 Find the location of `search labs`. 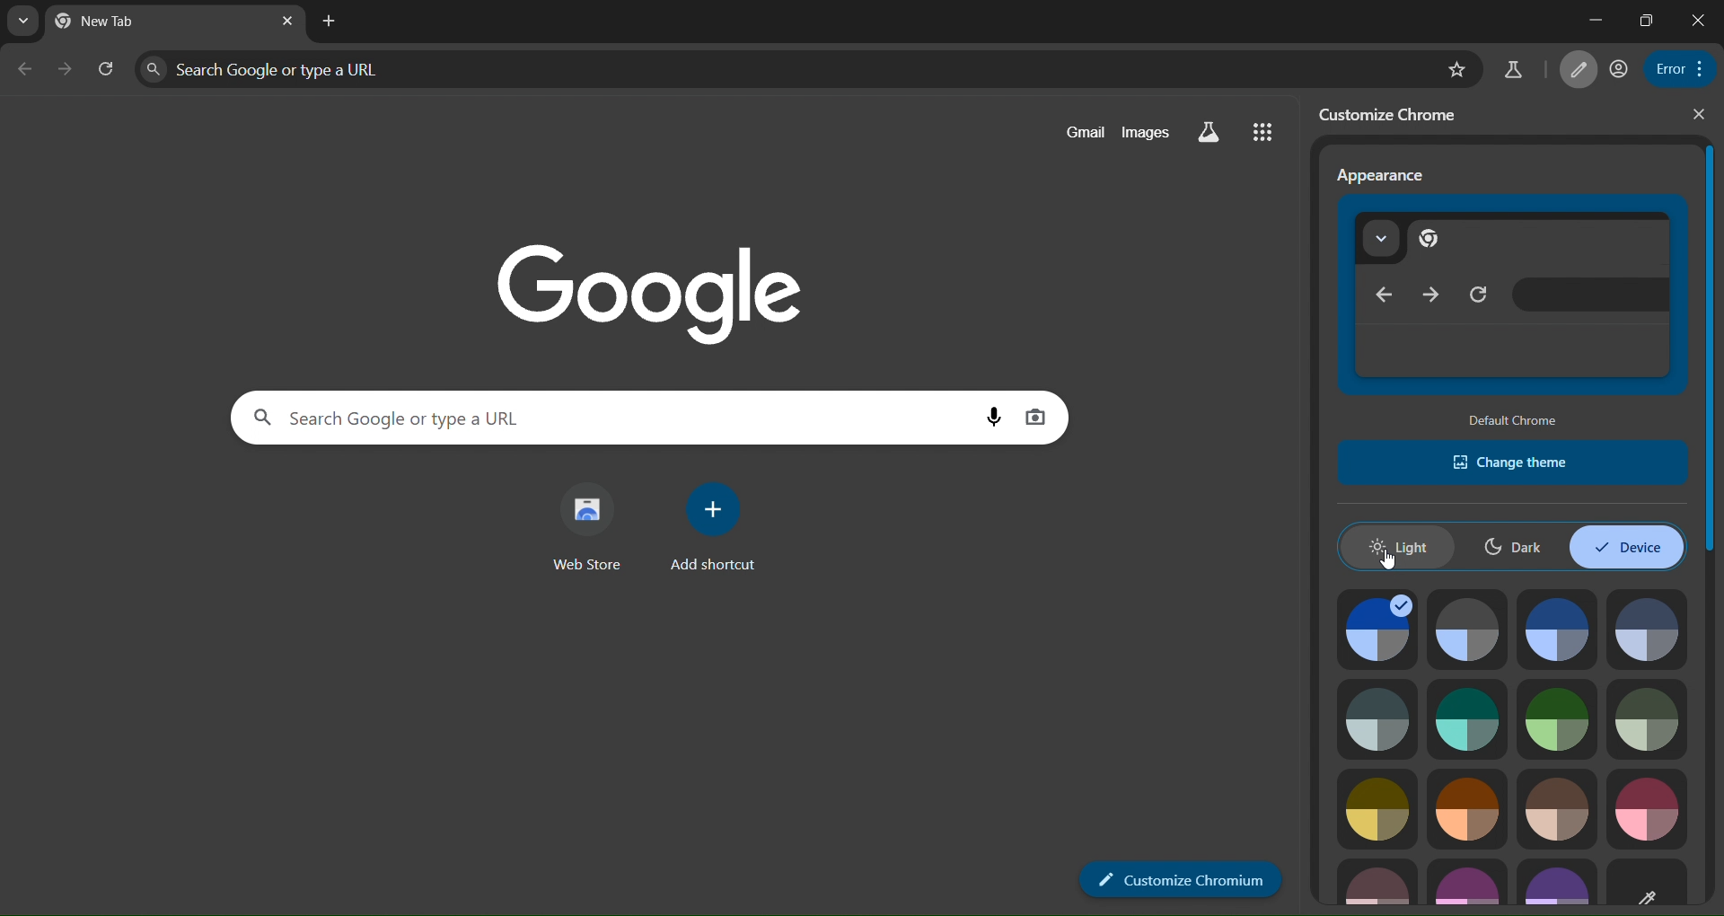

search labs is located at coordinates (1575, 67).